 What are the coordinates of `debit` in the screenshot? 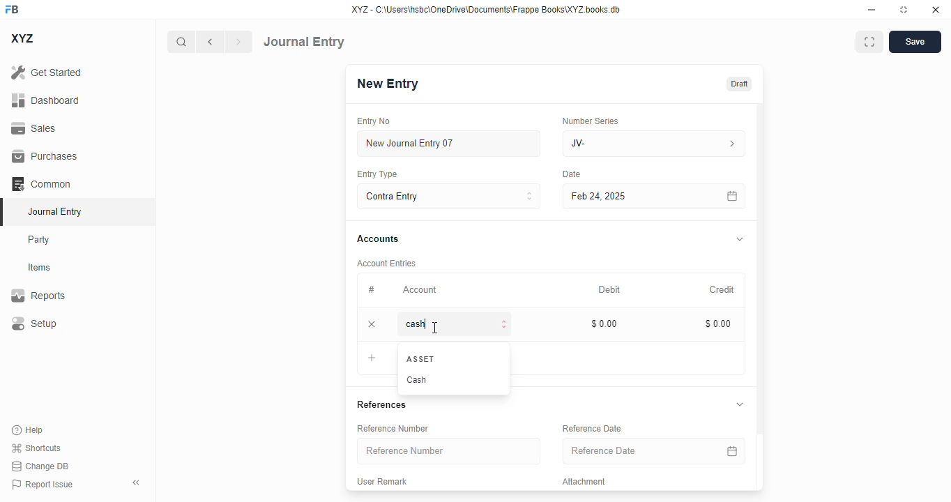 It's located at (610, 289).